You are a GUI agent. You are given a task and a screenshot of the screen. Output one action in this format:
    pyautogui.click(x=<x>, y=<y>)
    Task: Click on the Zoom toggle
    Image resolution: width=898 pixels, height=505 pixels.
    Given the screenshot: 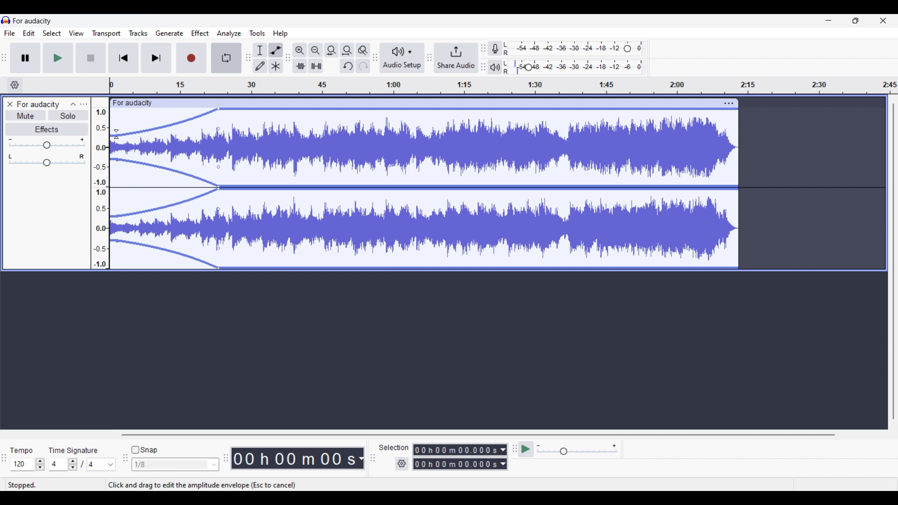 What is the action you would take?
    pyautogui.click(x=363, y=50)
    